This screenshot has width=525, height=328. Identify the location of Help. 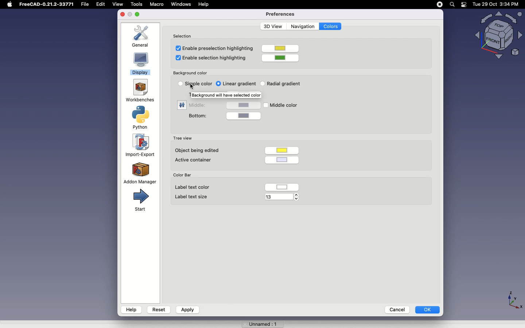
(205, 4).